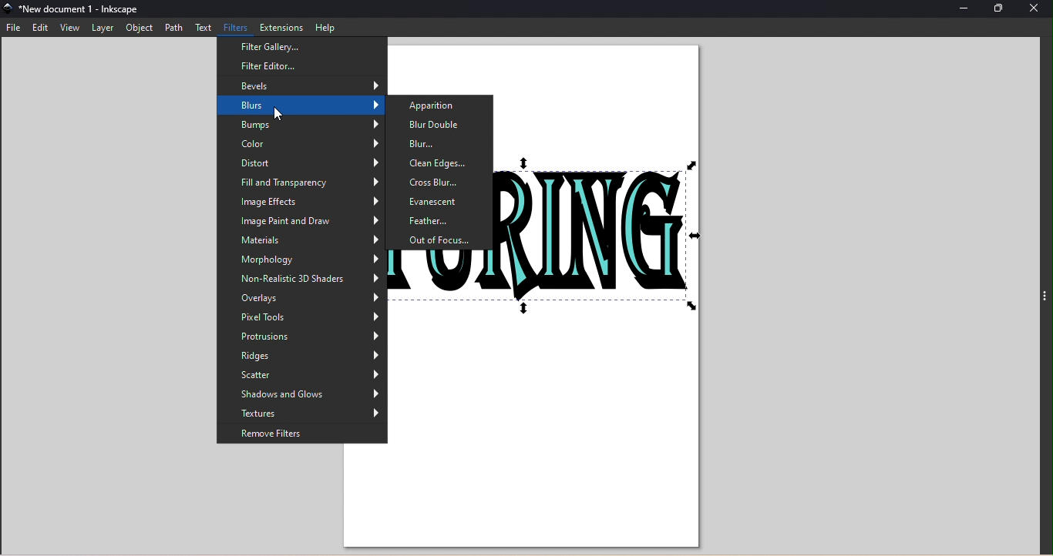 The image size is (1053, 556). What do you see at coordinates (303, 122) in the screenshot?
I see `Bumps` at bounding box center [303, 122].